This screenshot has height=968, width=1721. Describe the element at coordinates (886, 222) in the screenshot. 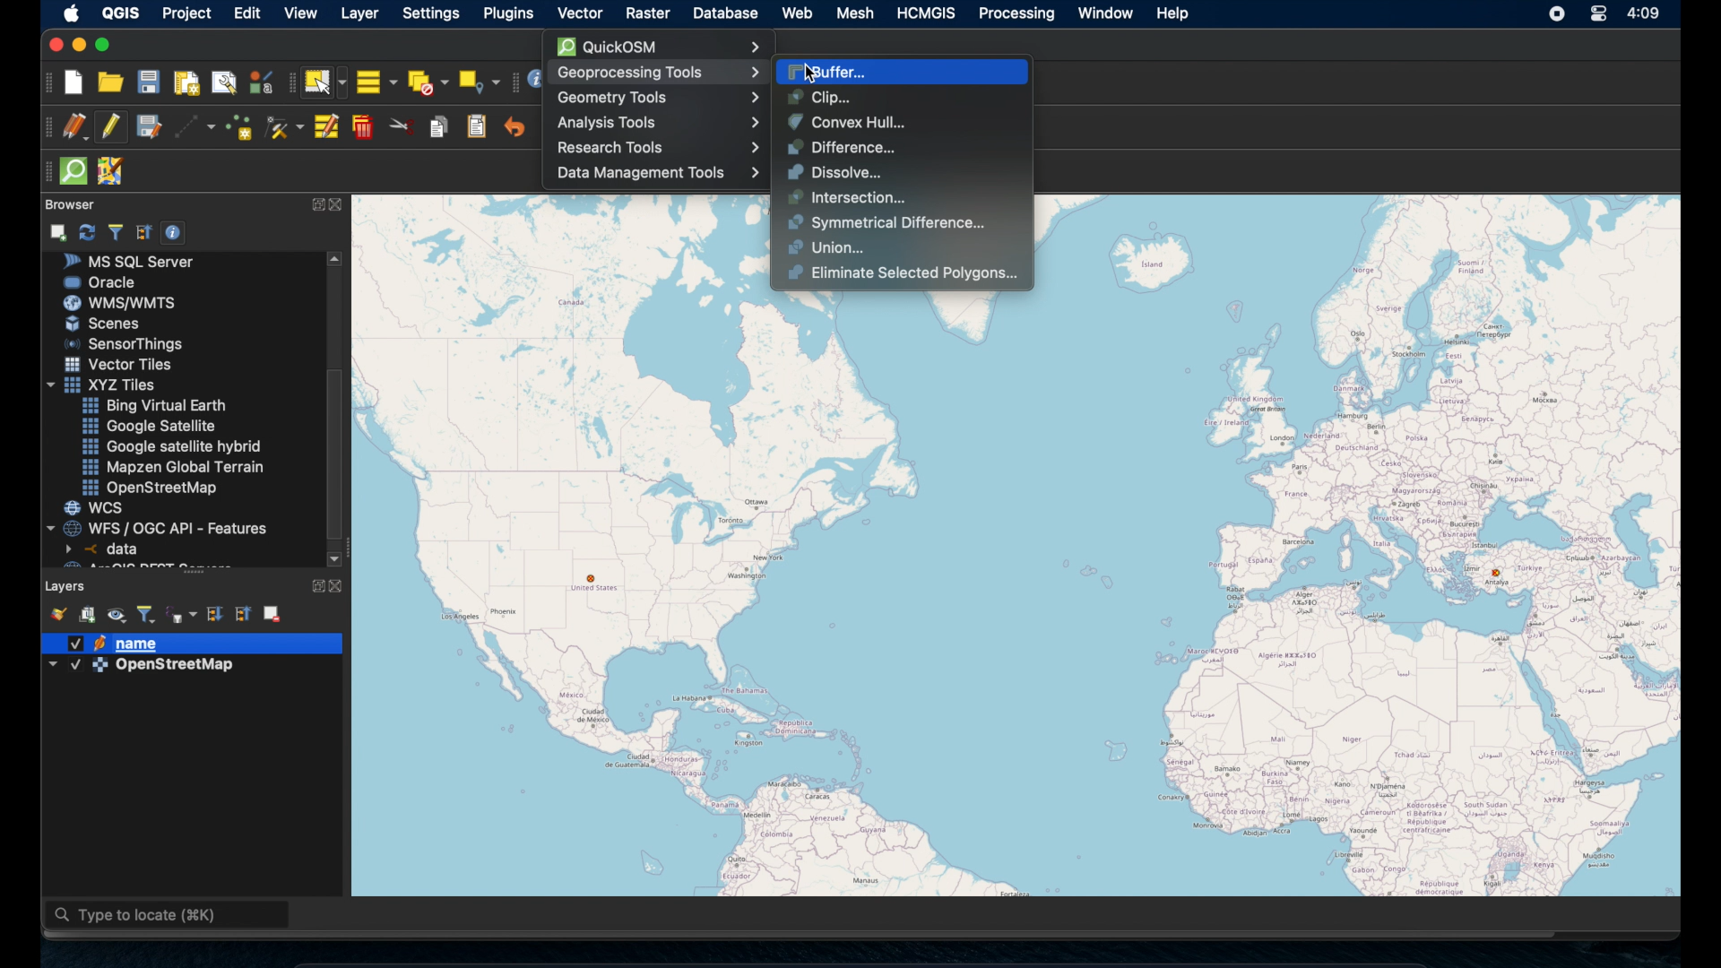

I see `Symmetrical Difference...` at that location.